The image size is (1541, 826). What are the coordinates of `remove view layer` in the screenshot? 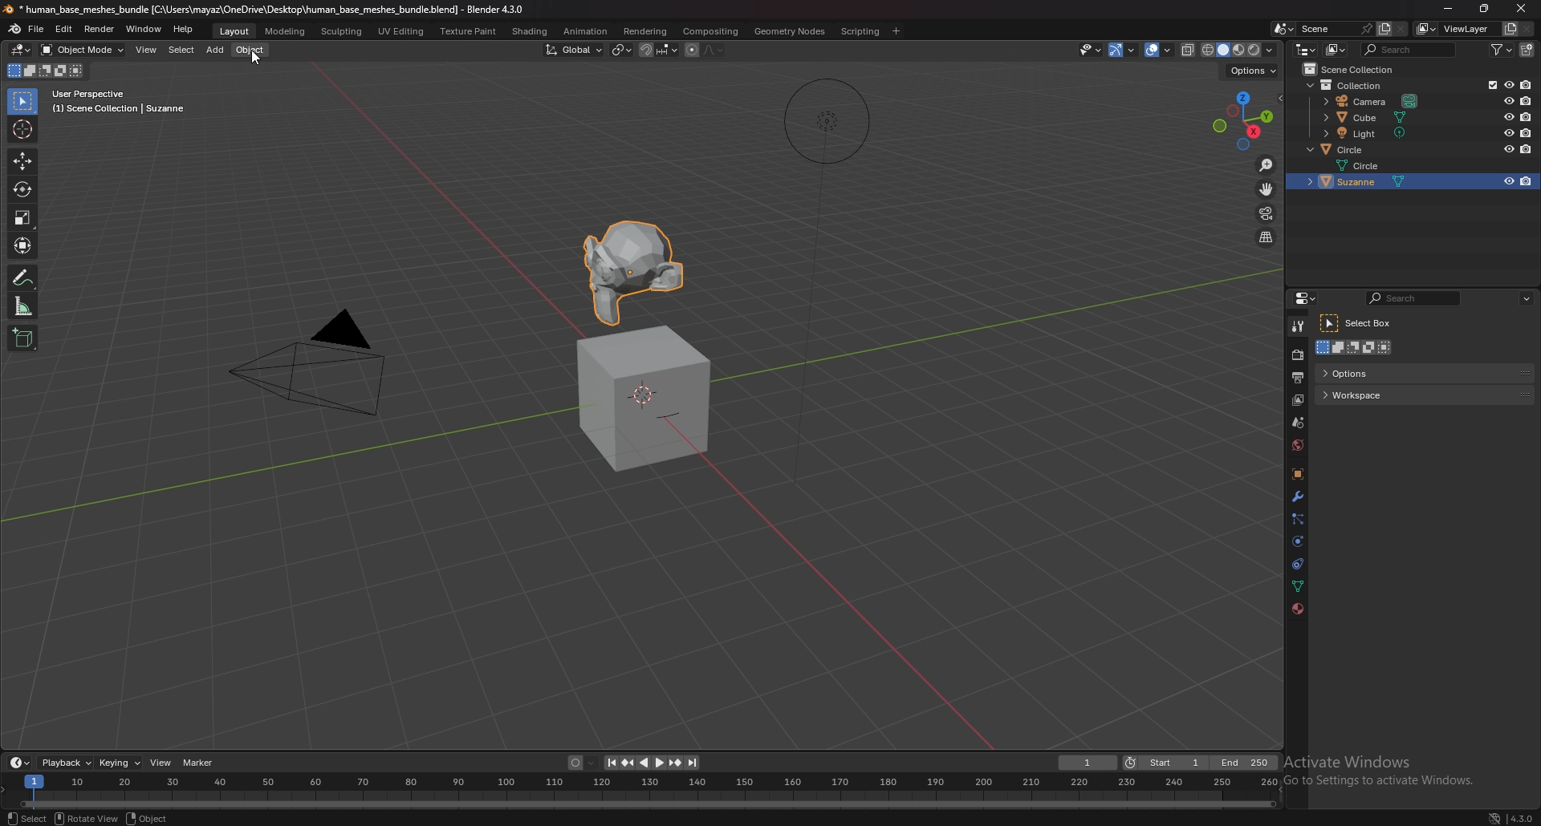 It's located at (1527, 28).